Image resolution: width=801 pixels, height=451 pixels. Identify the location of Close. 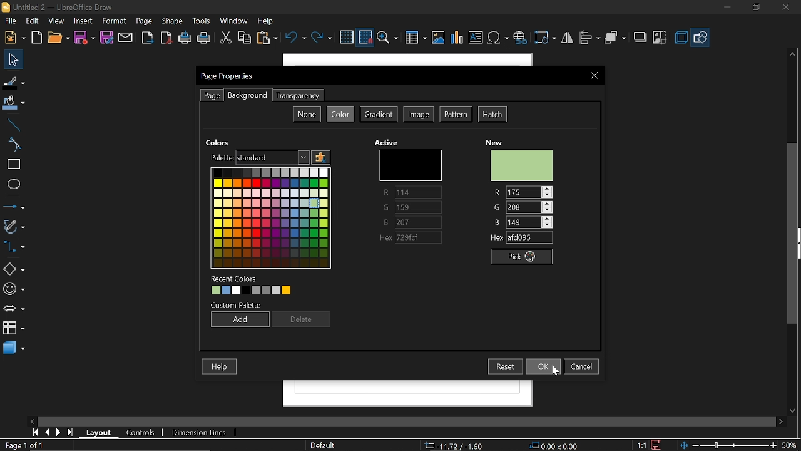
(594, 76).